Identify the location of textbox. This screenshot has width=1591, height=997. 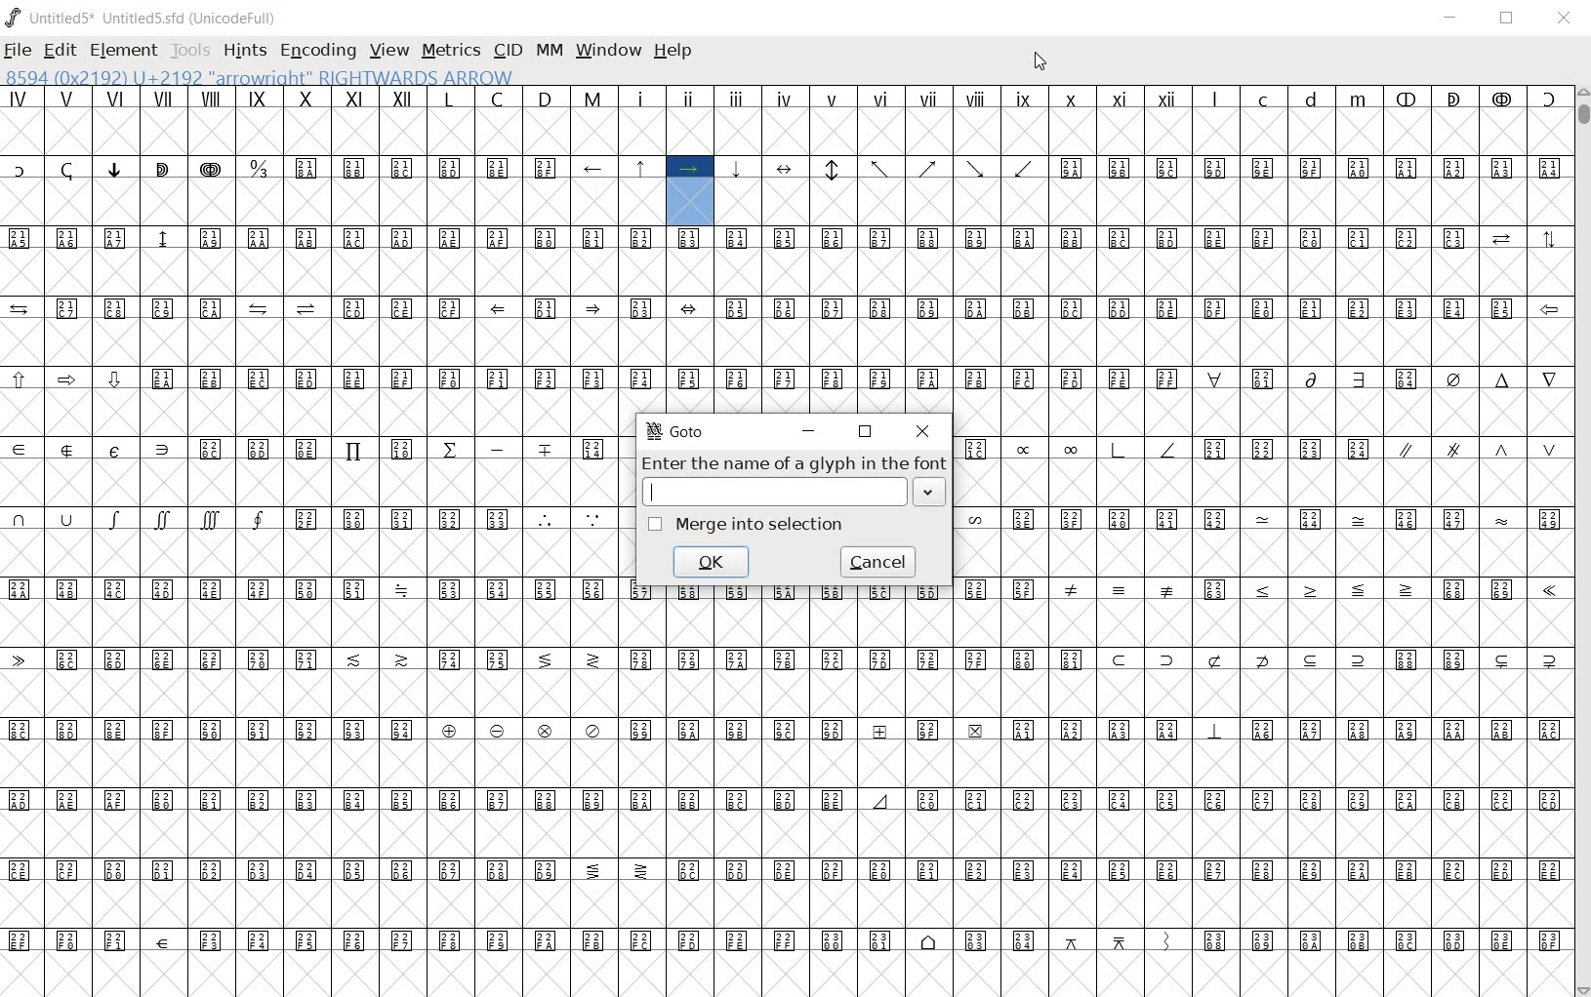
(795, 495).